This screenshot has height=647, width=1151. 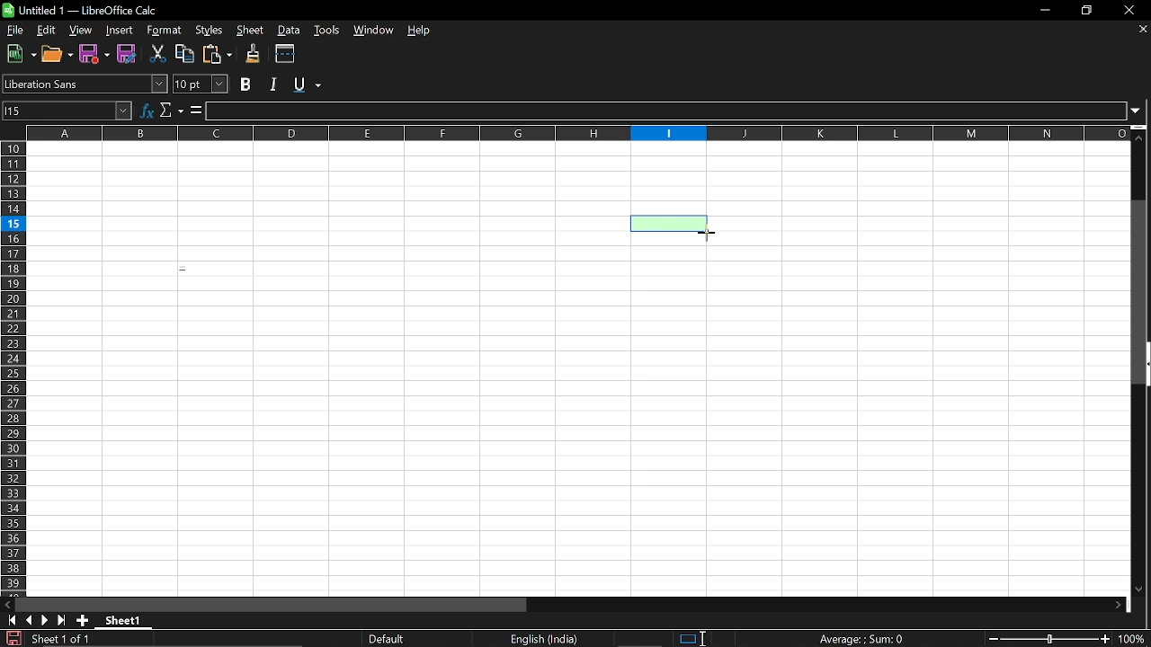 What do you see at coordinates (290, 31) in the screenshot?
I see `Data` at bounding box center [290, 31].